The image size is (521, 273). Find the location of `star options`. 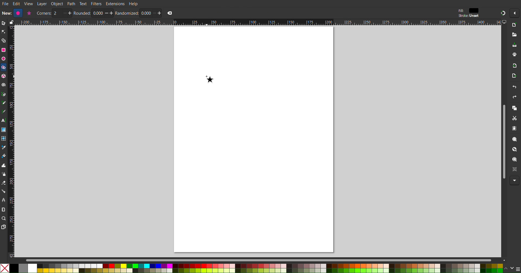

star options is located at coordinates (17, 13).